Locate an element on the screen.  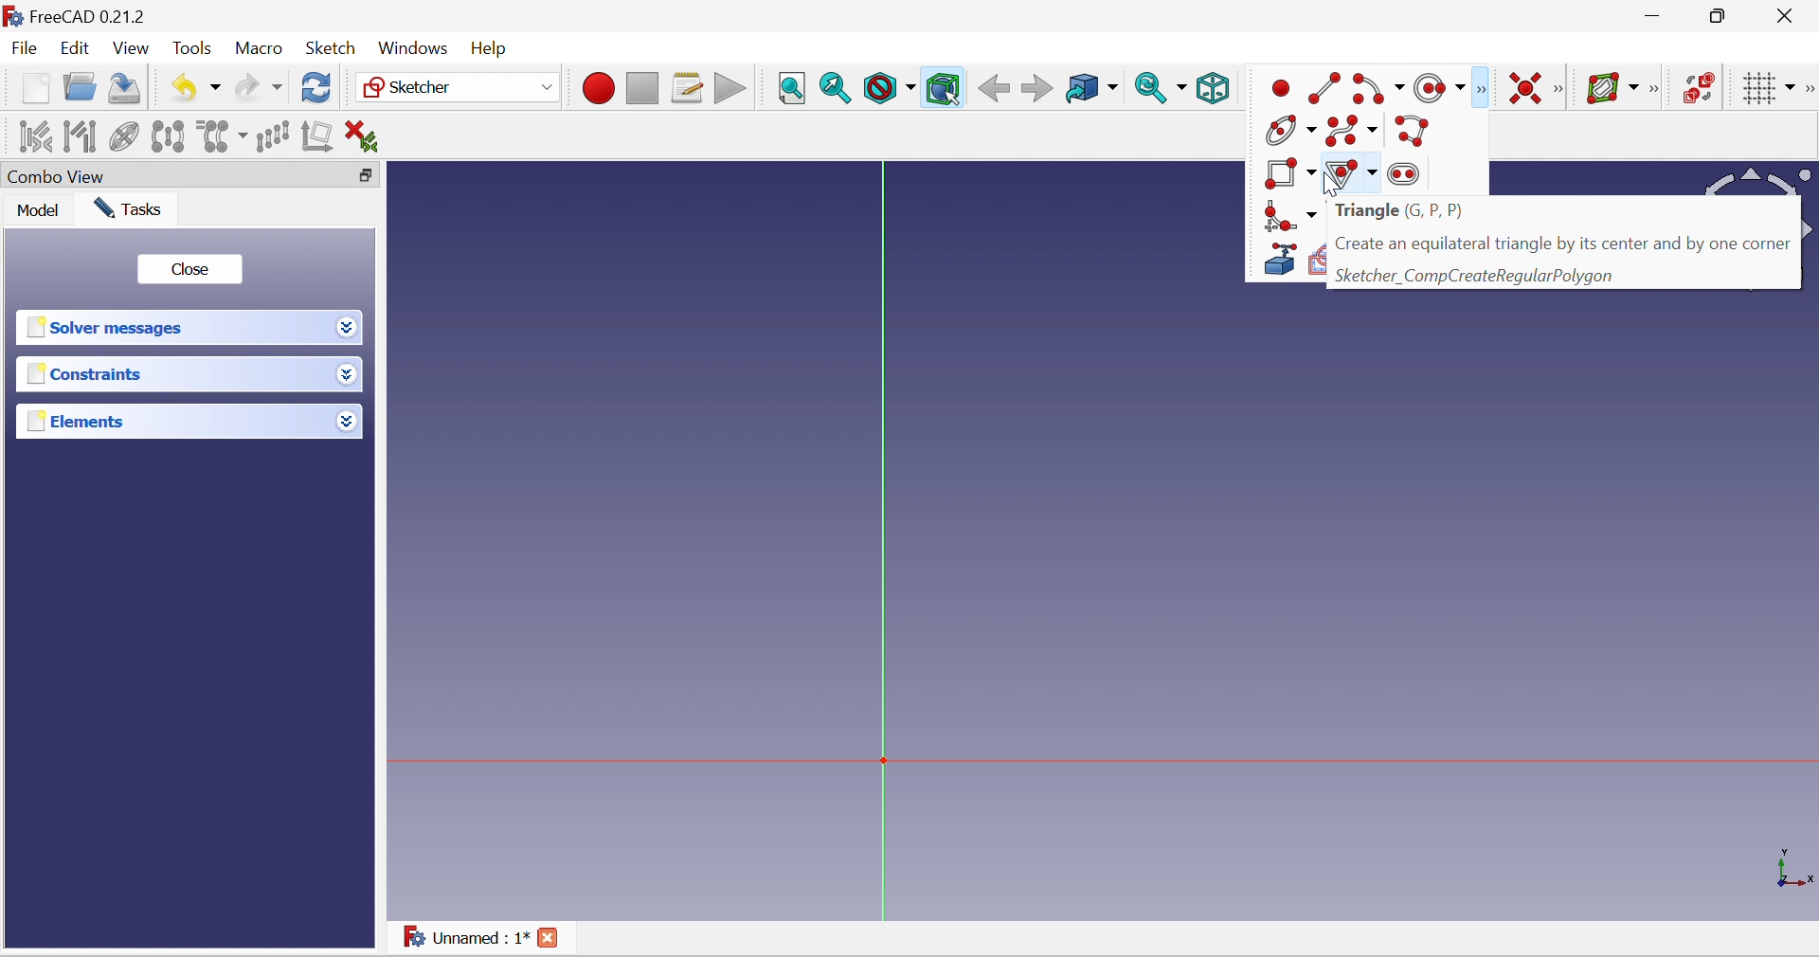
Show/hide B-spline information layer is located at coordinates (1612, 89).